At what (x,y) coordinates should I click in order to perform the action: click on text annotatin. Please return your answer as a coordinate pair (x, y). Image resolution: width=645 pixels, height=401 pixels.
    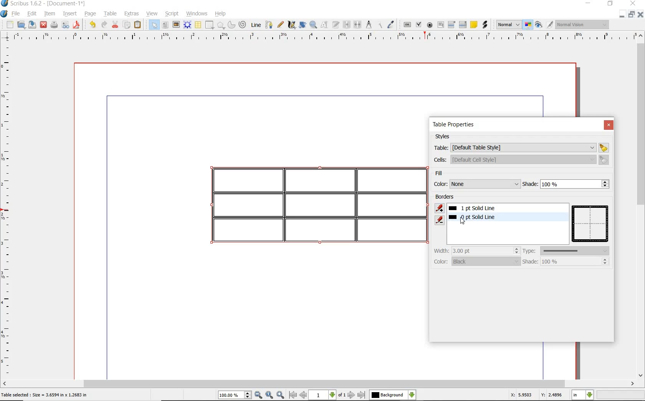
    Looking at the image, I should click on (474, 24).